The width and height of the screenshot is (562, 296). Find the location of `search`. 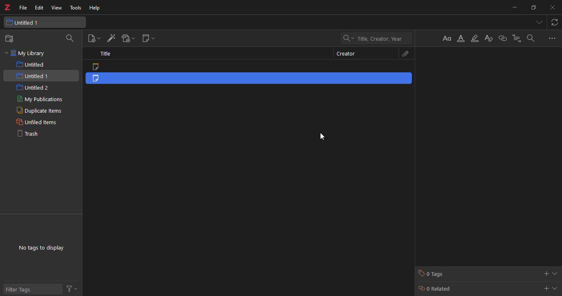

search is located at coordinates (531, 38).